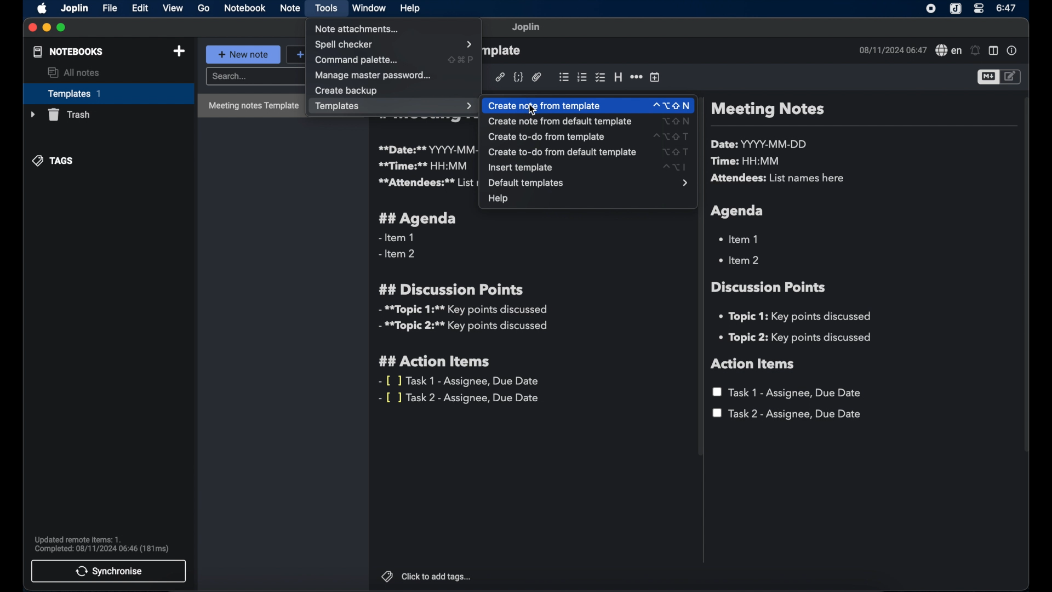 This screenshot has width=1052, height=592. What do you see at coordinates (375, 75) in the screenshot?
I see `manage master password` at bounding box center [375, 75].